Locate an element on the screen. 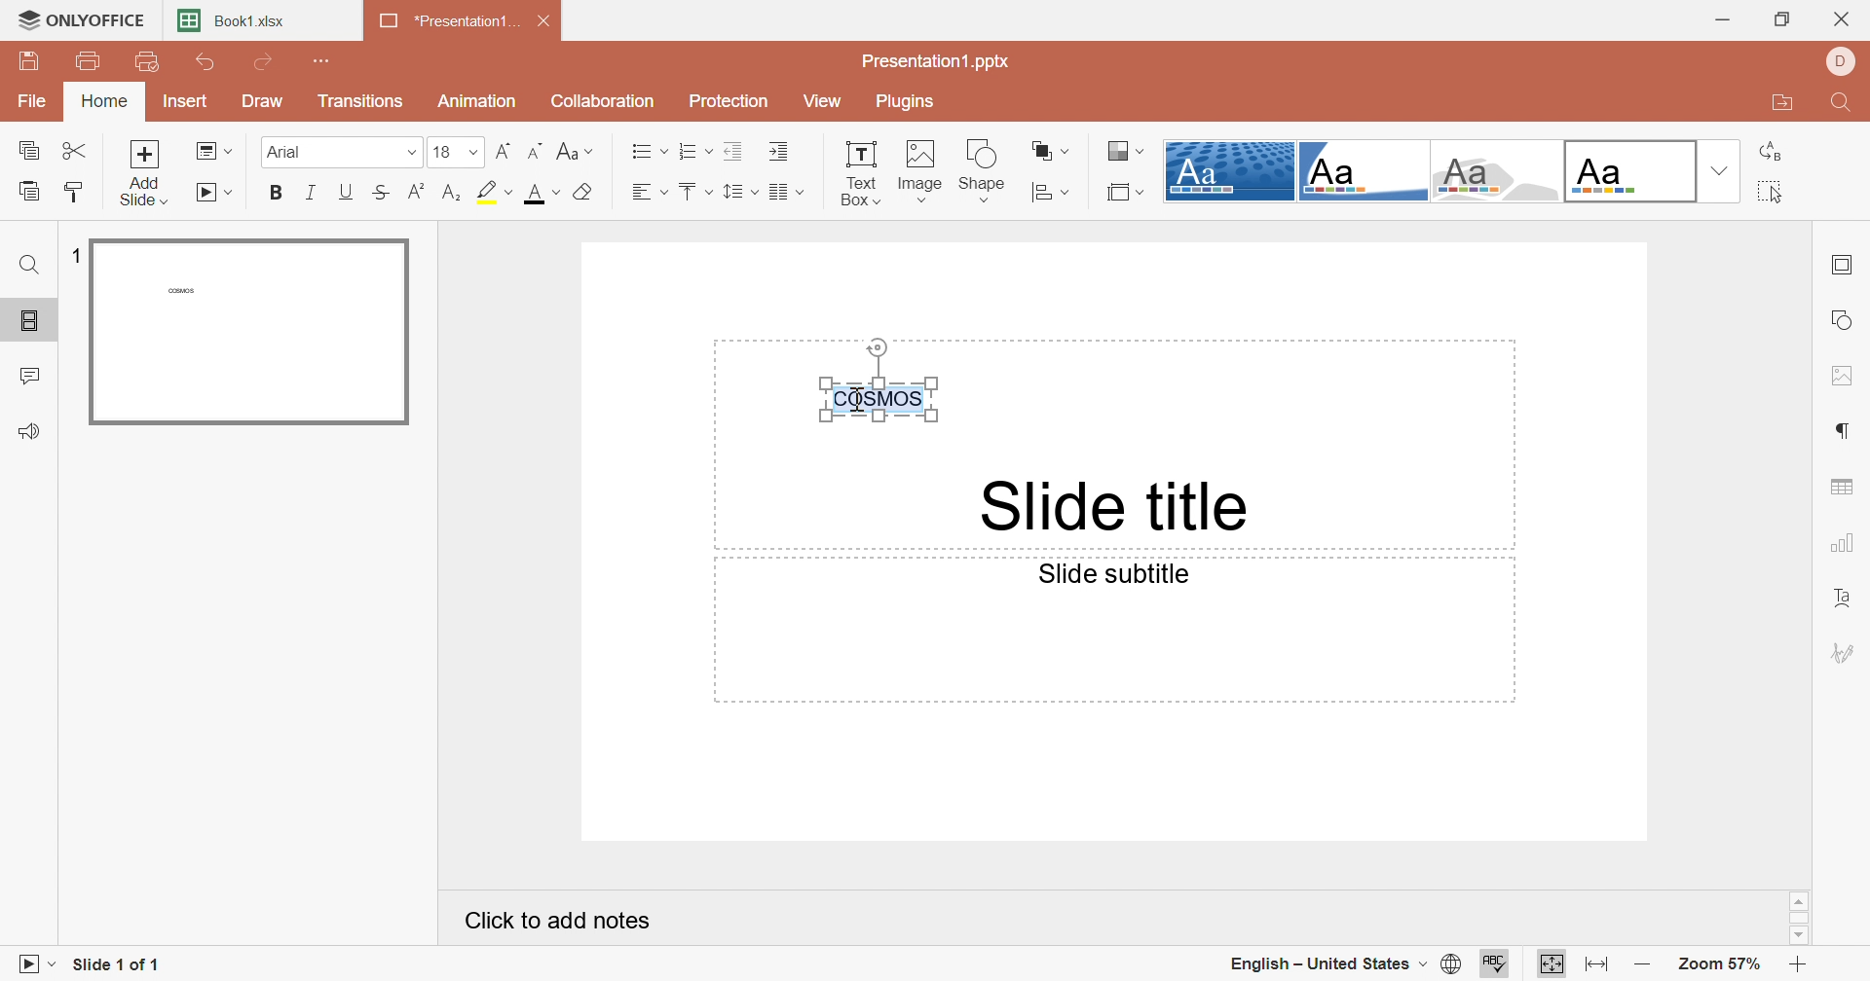 This screenshot has height=981, width=1870. Open file location is located at coordinates (1777, 109).